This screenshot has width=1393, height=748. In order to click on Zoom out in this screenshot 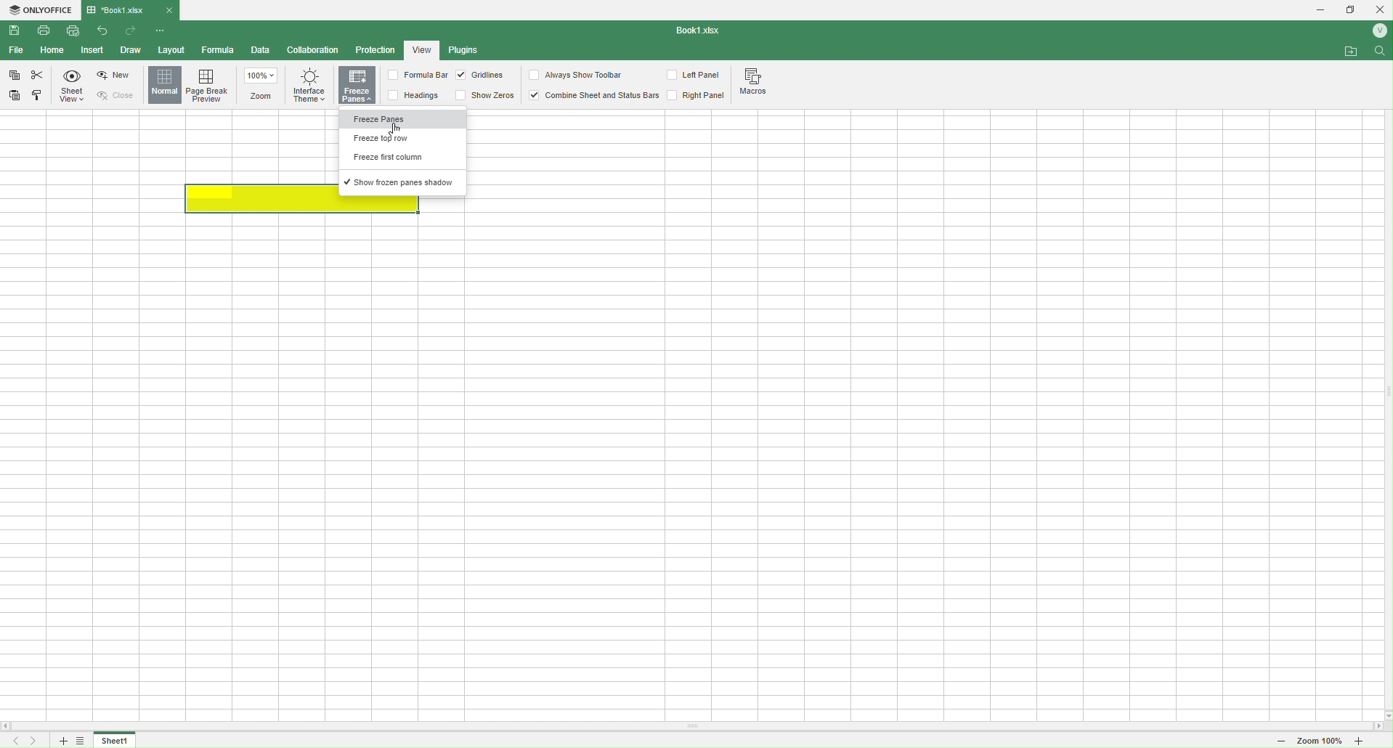, I will do `click(1275, 741)`.